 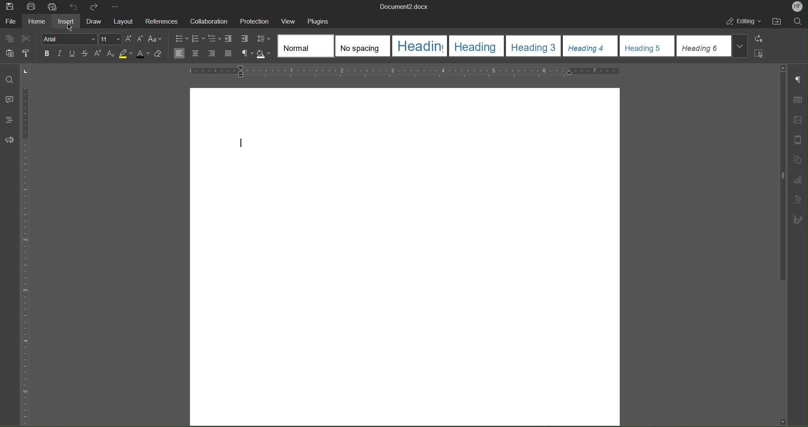 What do you see at coordinates (229, 38) in the screenshot?
I see `Decrease Indent` at bounding box center [229, 38].